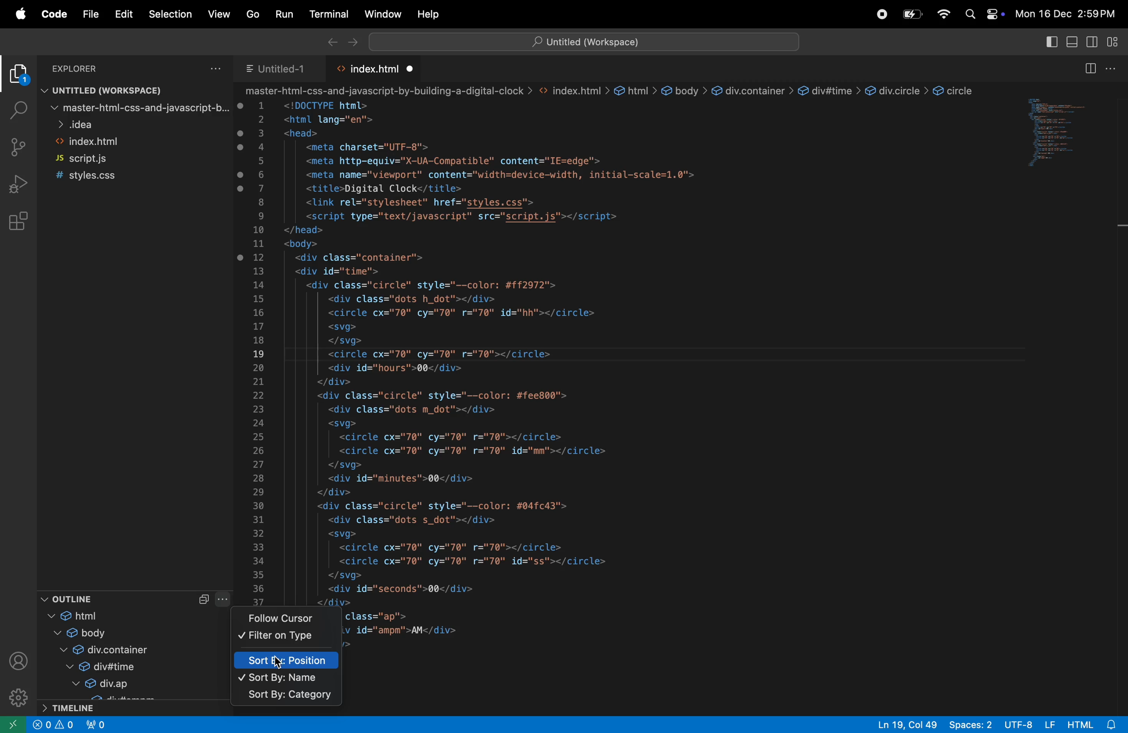 This screenshot has height=733, width=1128. Describe the element at coordinates (41, 725) in the screenshot. I see `create alert` at that location.